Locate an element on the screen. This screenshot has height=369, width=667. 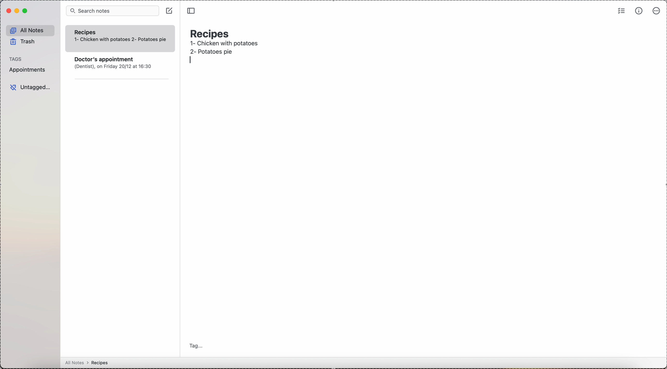
tag is located at coordinates (198, 346).